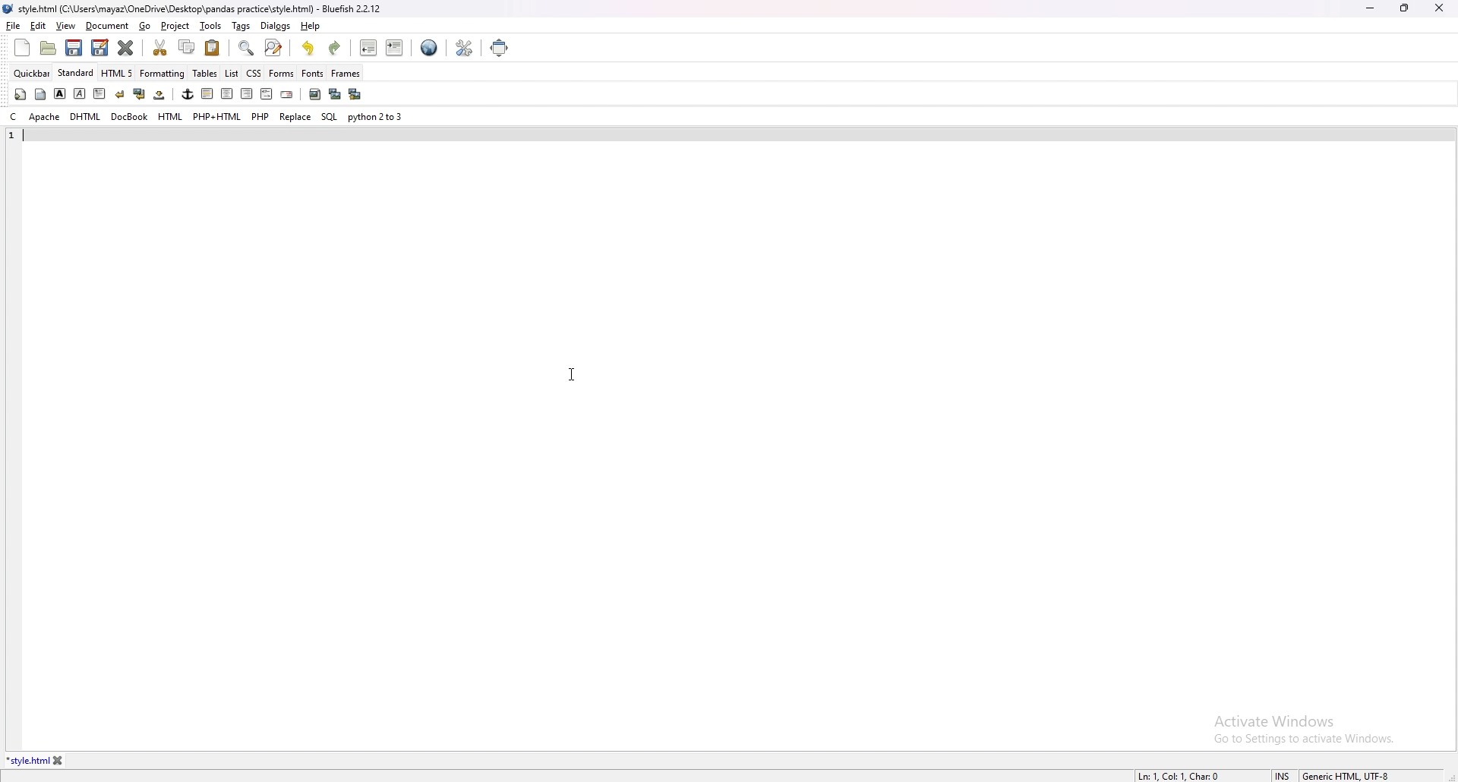 The height and width of the screenshot is (782, 1458). I want to click on cursor, so click(573, 374).